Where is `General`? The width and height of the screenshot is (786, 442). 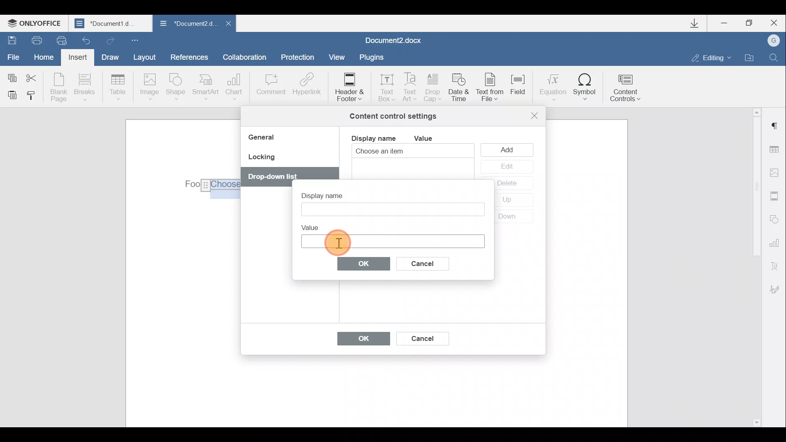
General is located at coordinates (264, 138).